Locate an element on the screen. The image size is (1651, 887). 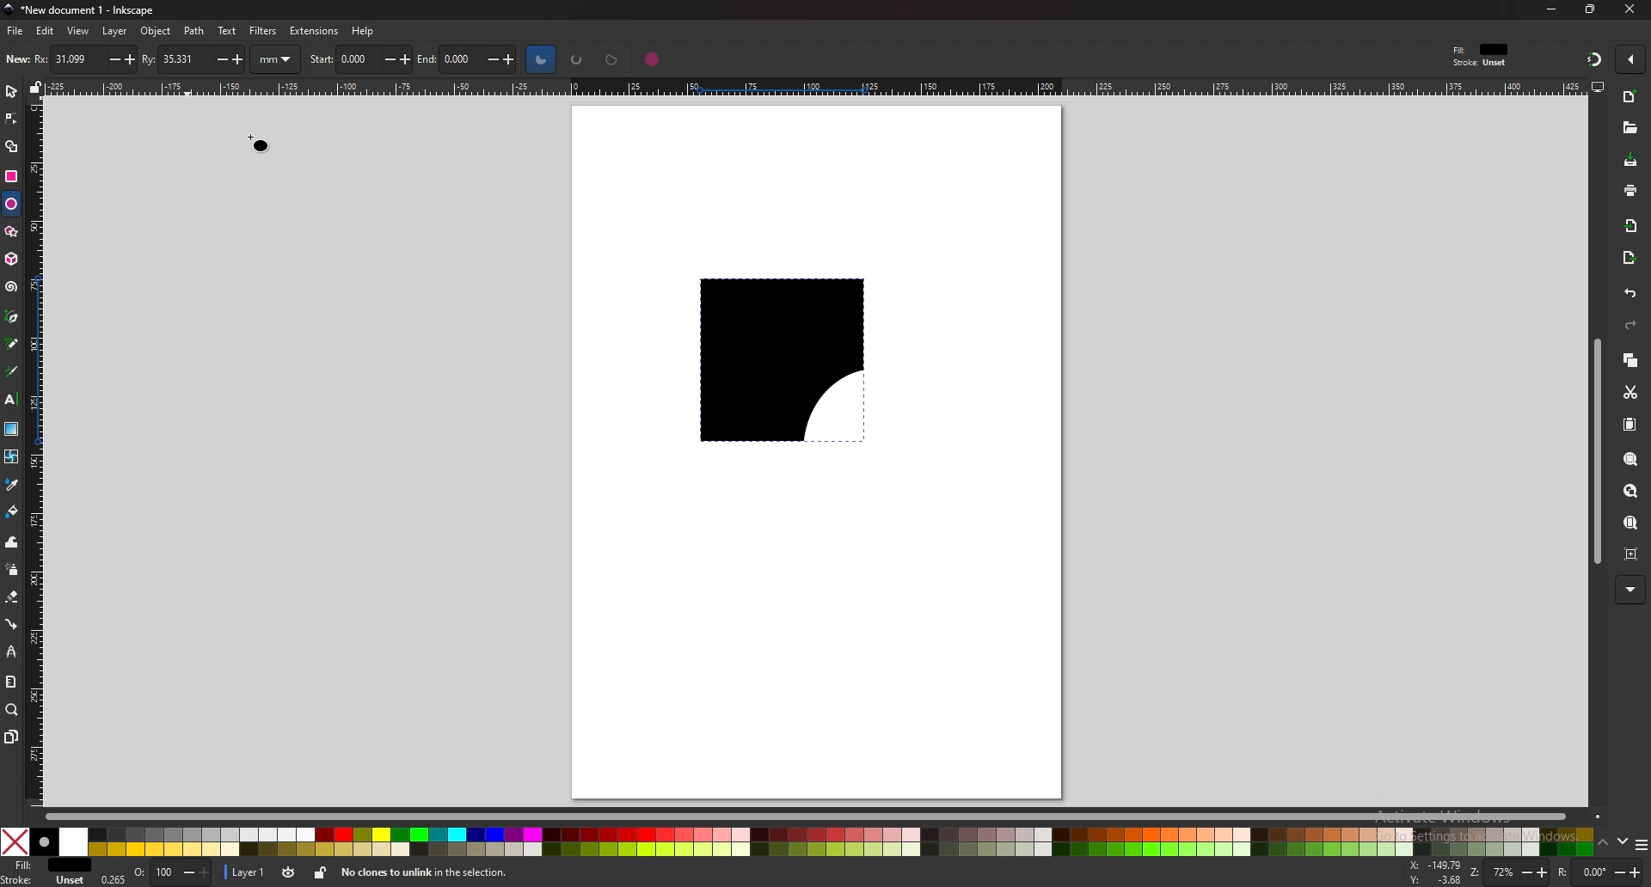
zoom drawing is located at coordinates (1632, 490).